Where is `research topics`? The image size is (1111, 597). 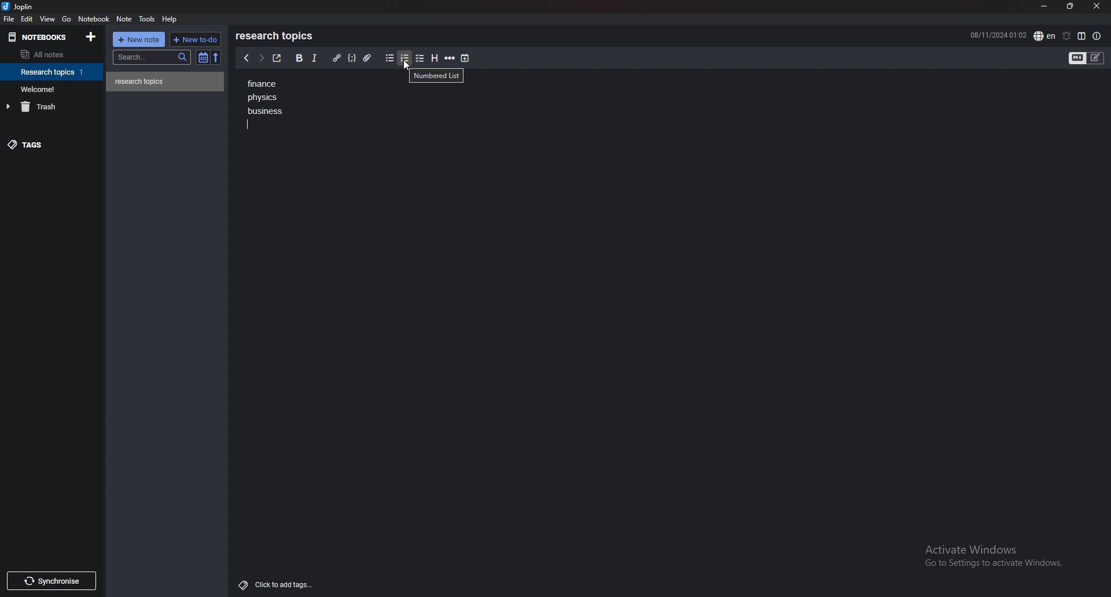 research topics is located at coordinates (277, 36).